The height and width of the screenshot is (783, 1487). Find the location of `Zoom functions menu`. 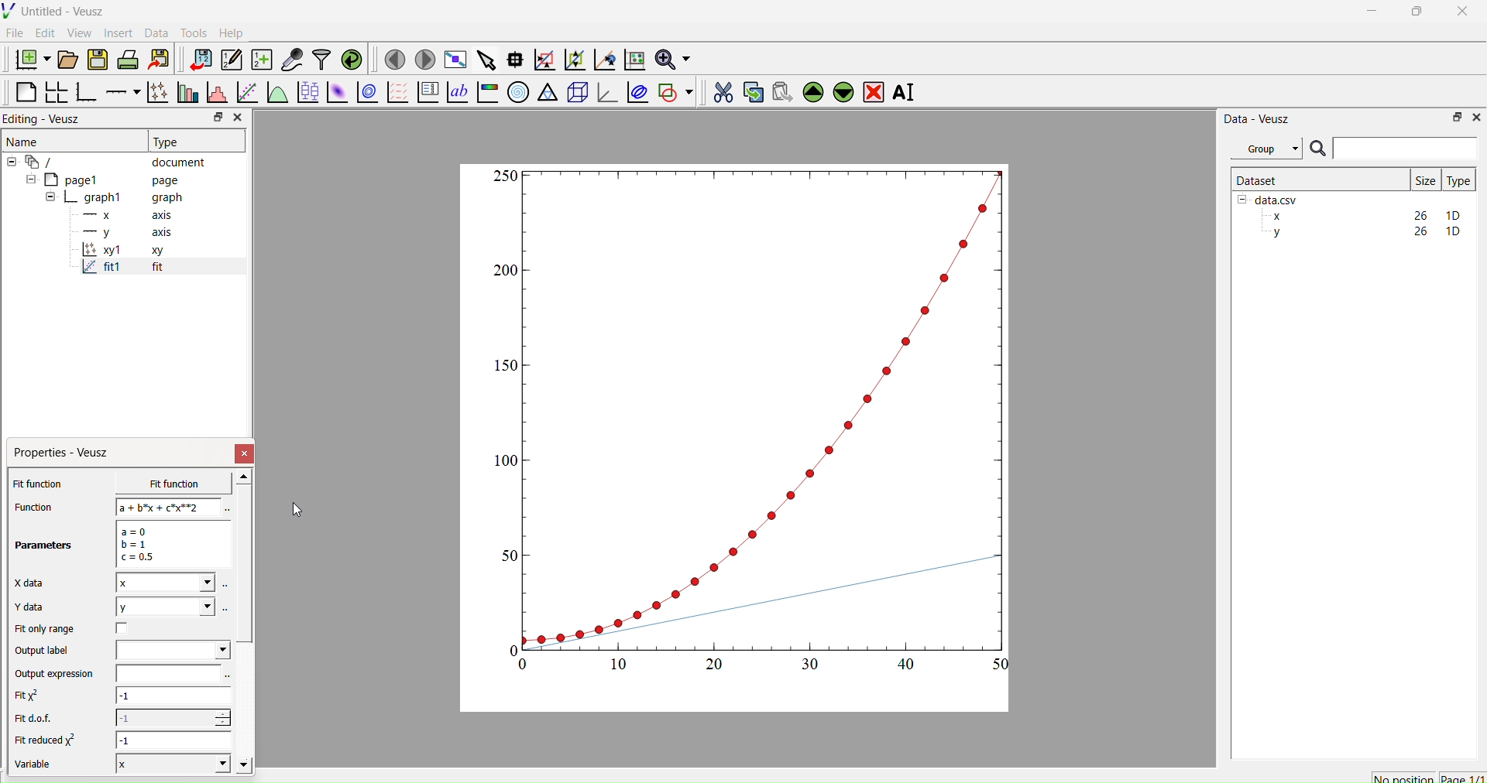

Zoom functions menu is located at coordinates (671, 57).